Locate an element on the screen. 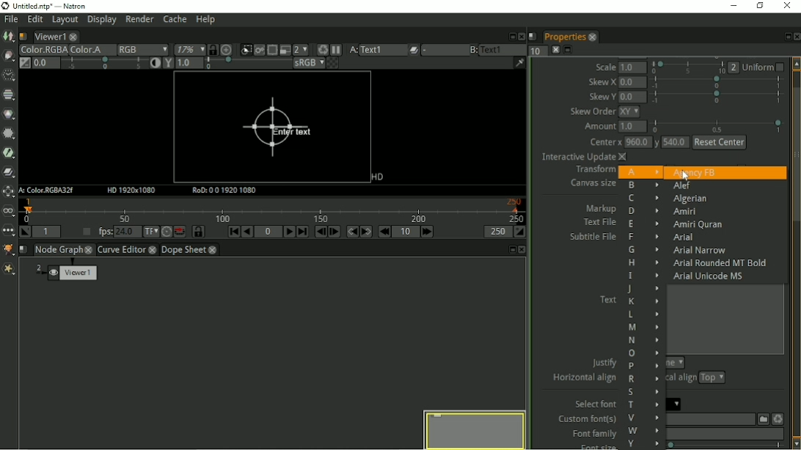  Set the playback in point at the current frame is located at coordinates (24, 232).